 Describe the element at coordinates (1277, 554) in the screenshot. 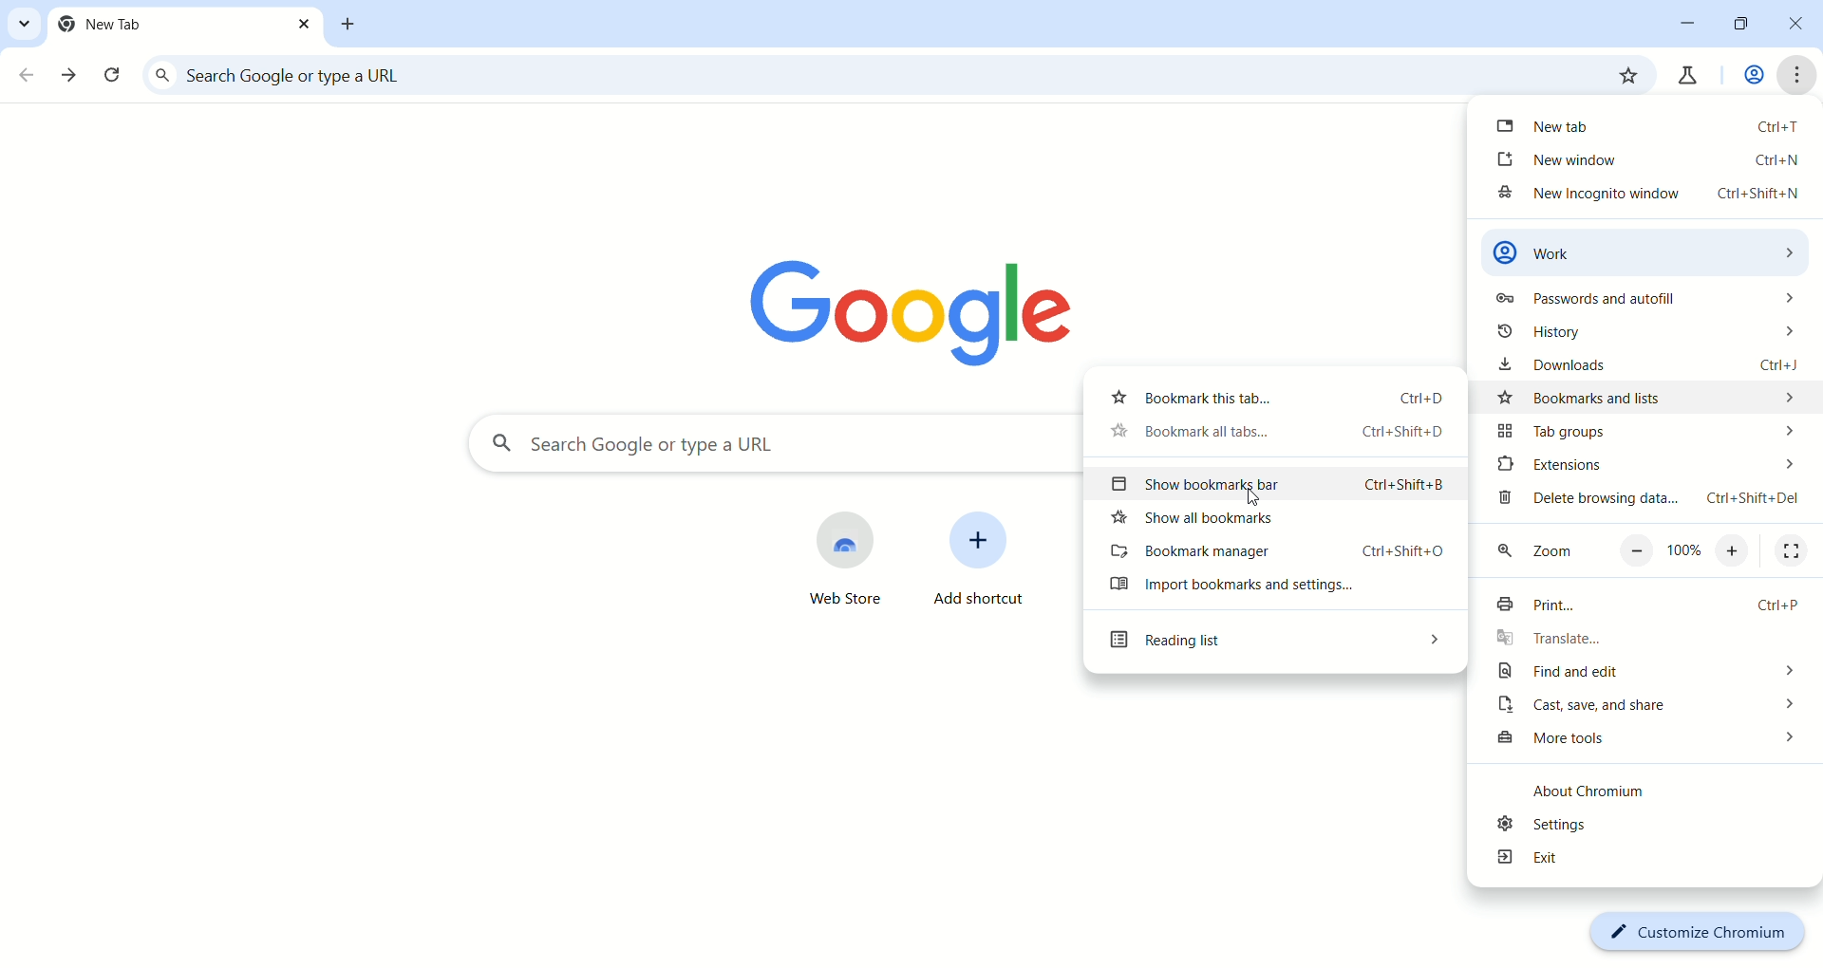

I see `bookmark manager` at that location.